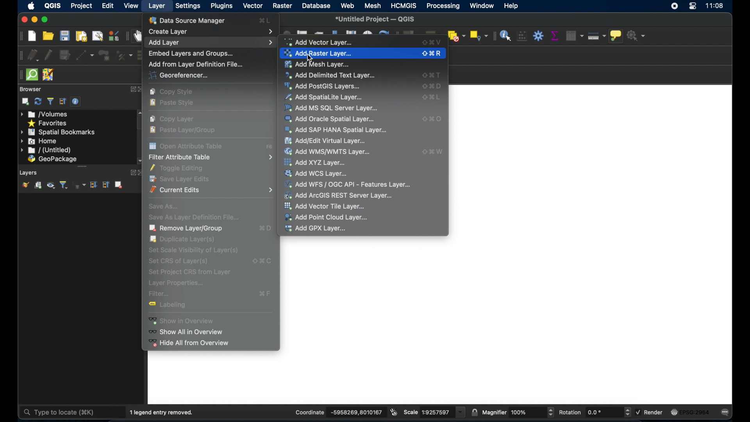 The height and width of the screenshot is (422, 750). What do you see at coordinates (266, 293) in the screenshot?
I see `filter shortcut` at bounding box center [266, 293].